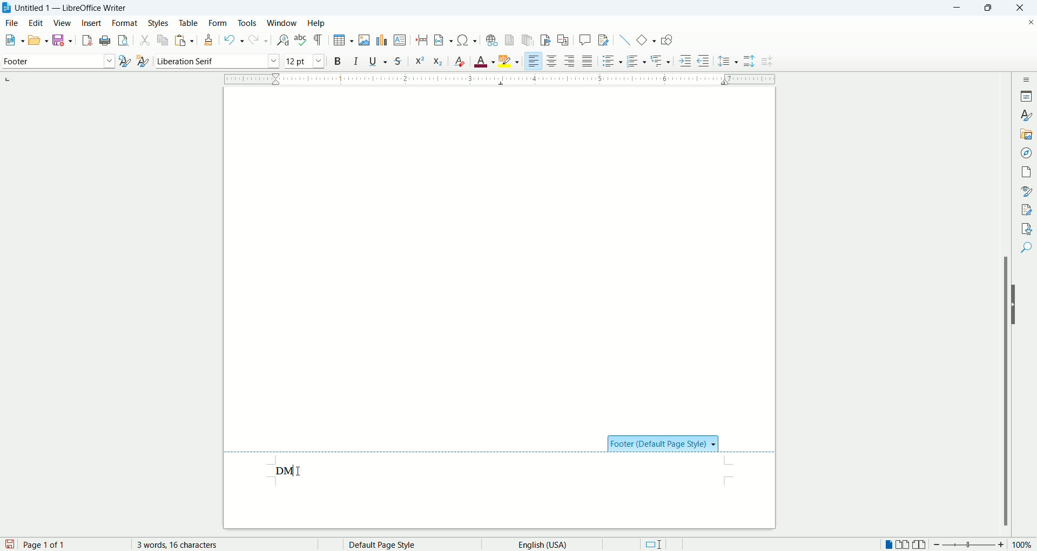 The image size is (1037, 551). Describe the element at coordinates (662, 60) in the screenshot. I see `outline` at that location.